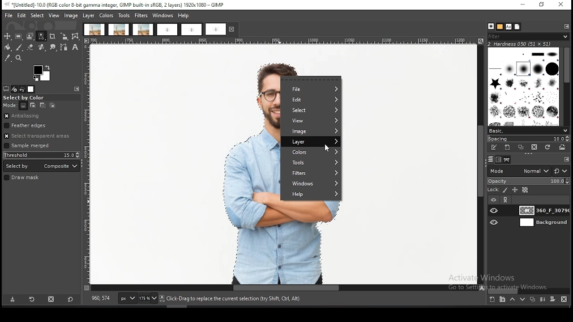 The width and height of the screenshot is (573, 322). I want to click on save tool preset, so click(12, 299).